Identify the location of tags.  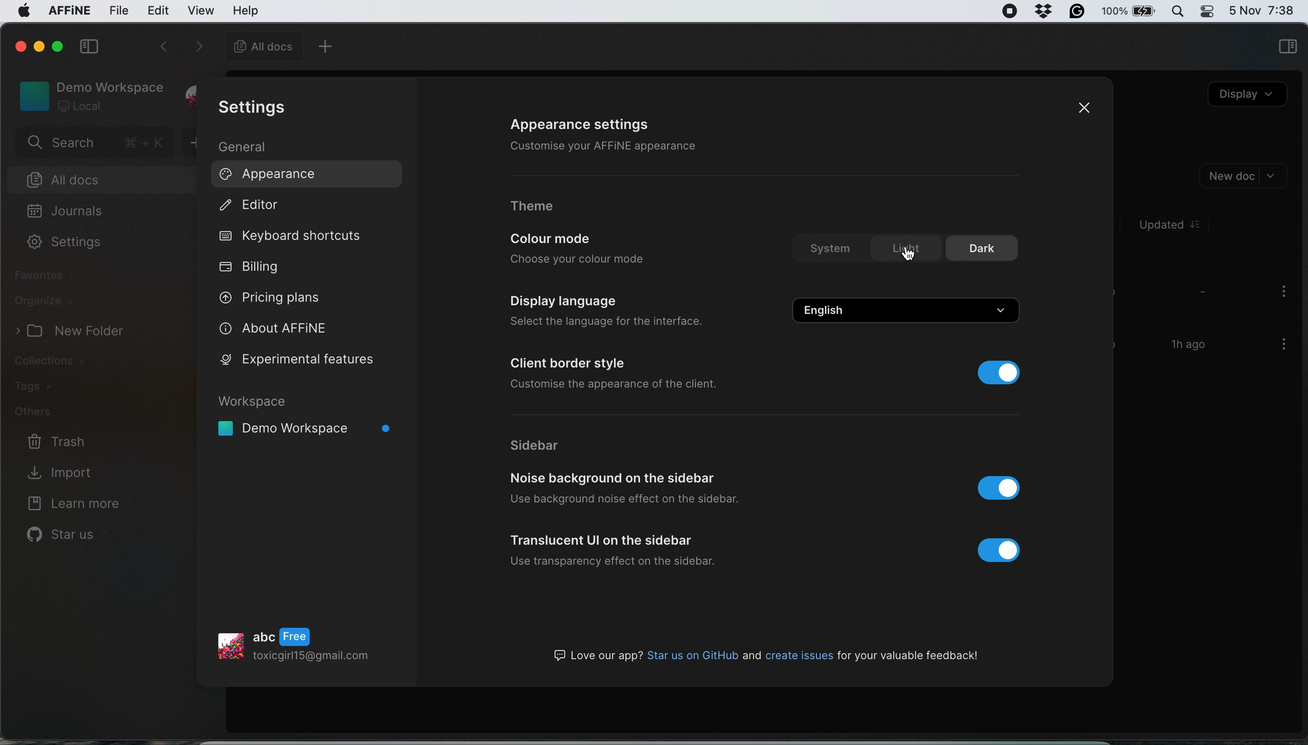
(41, 386).